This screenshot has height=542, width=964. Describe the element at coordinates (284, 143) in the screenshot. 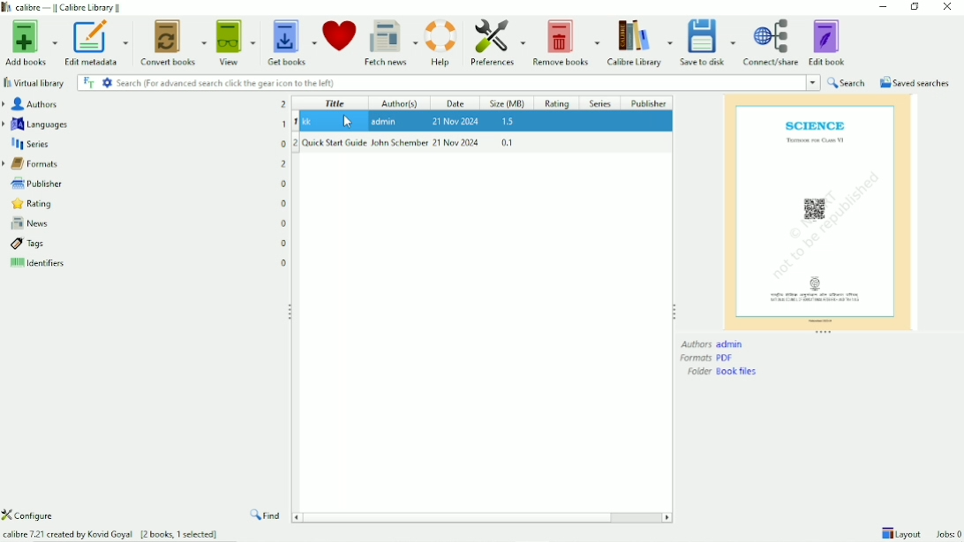

I see `0` at that location.